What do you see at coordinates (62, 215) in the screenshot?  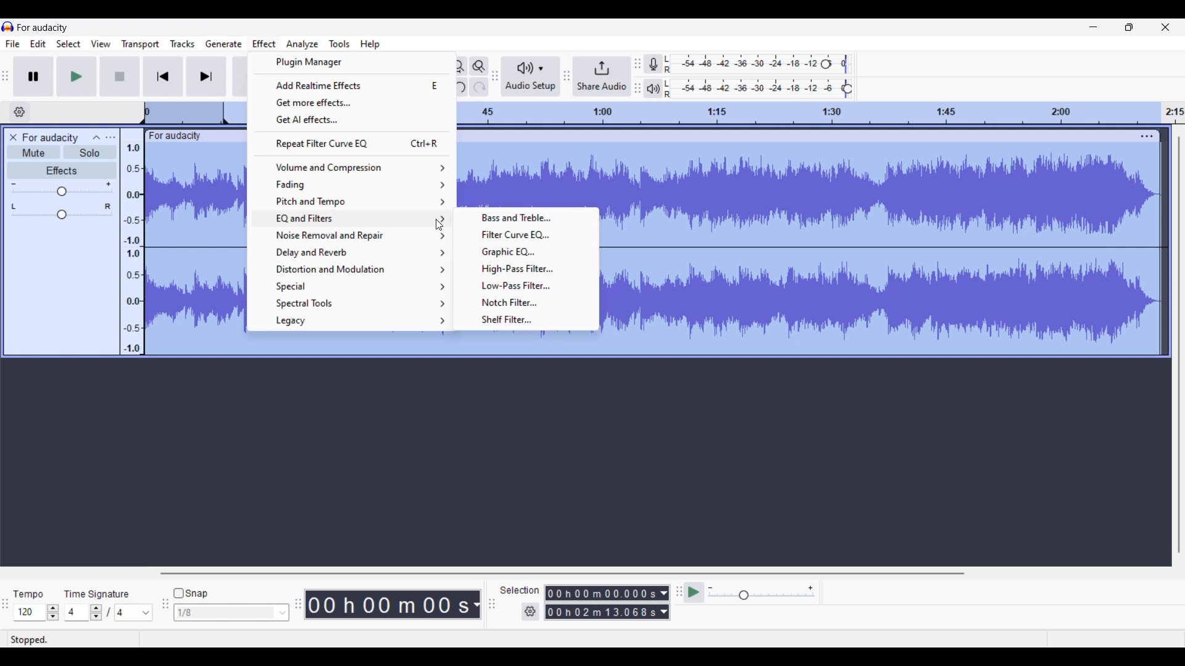 I see `Change pan` at bounding box center [62, 215].